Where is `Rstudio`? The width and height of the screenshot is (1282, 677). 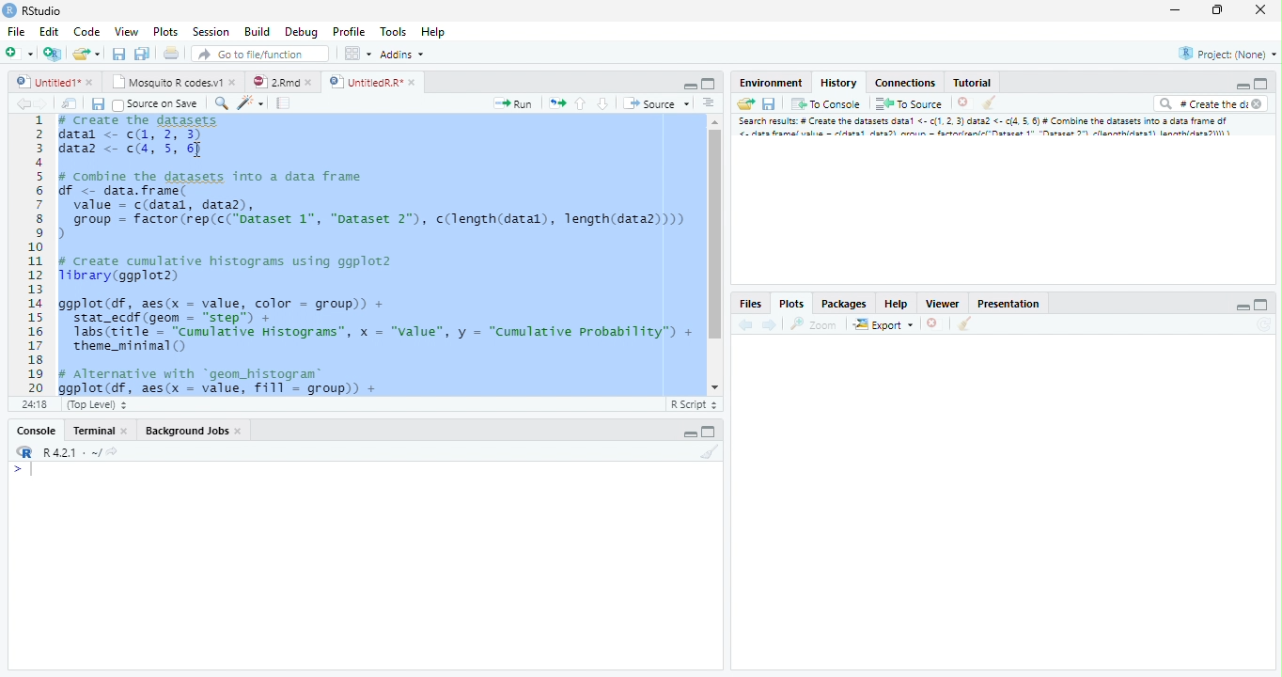 Rstudio is located at coordinates (32, 9).